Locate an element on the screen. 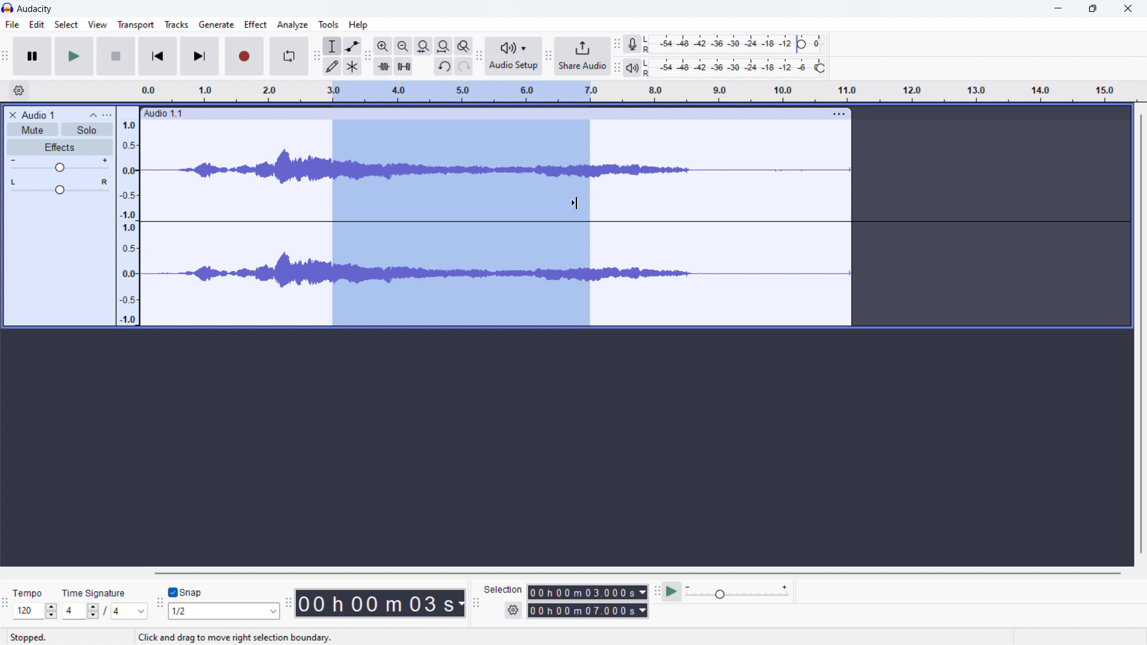 This screenshot has height=645, width=1147. play-at-speed toolbar is located at coordinates (658, 591).